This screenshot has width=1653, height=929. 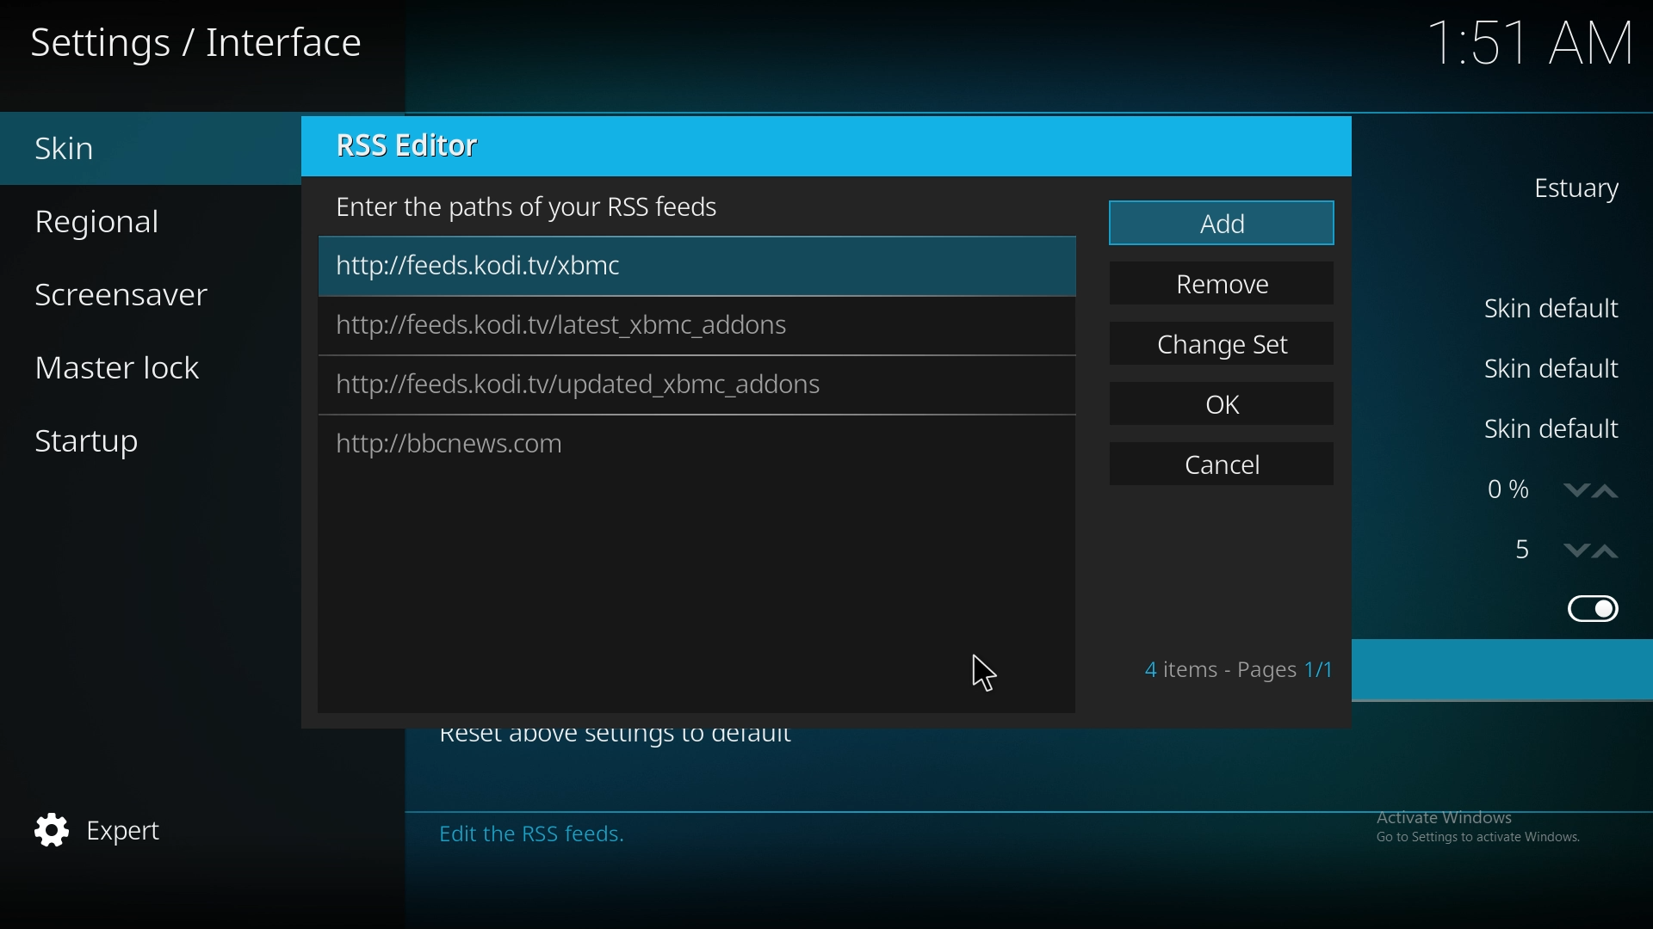 What do you see at coordinates (564, 327) in the screenshot?
I see `path` at bounding box center [564, 327].